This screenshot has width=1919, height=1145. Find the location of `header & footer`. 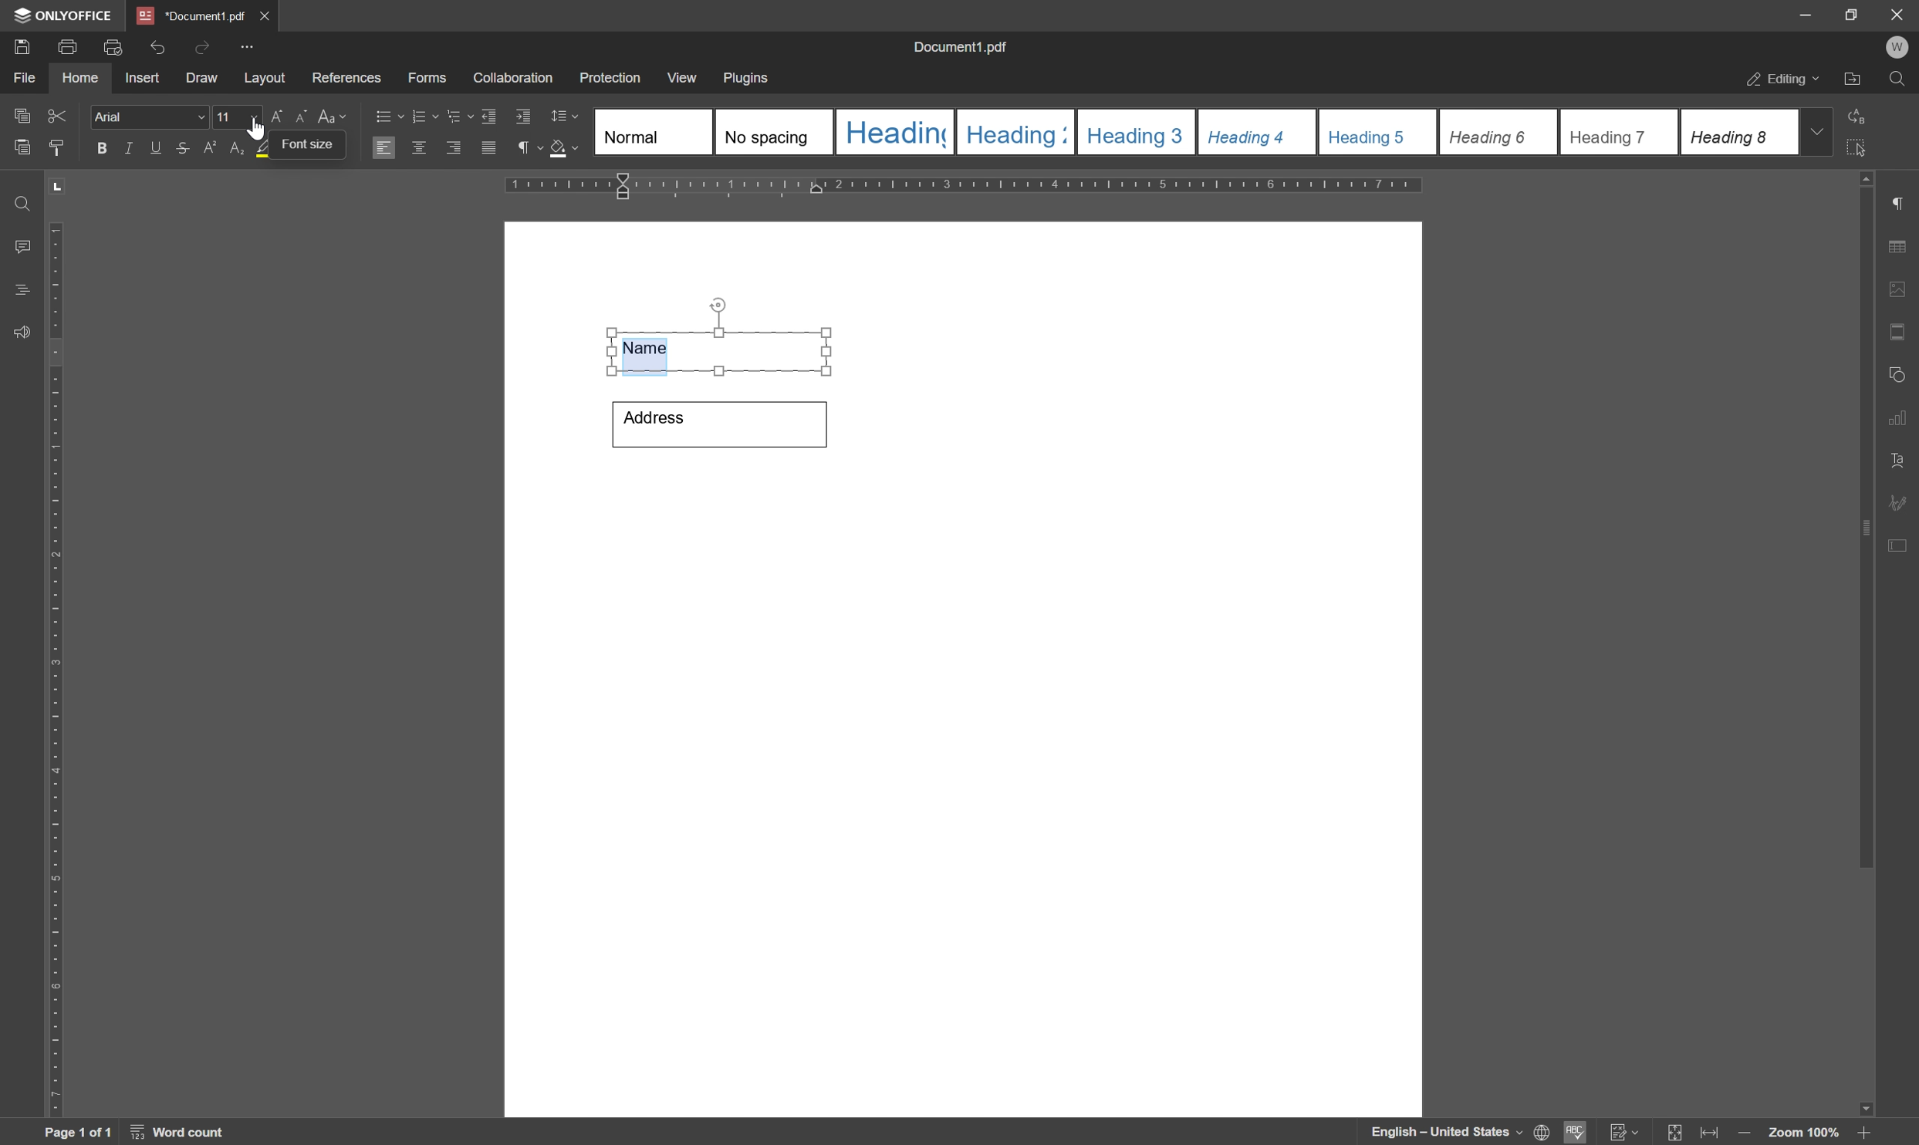

header & footer is located at coordinates (1900, 333).